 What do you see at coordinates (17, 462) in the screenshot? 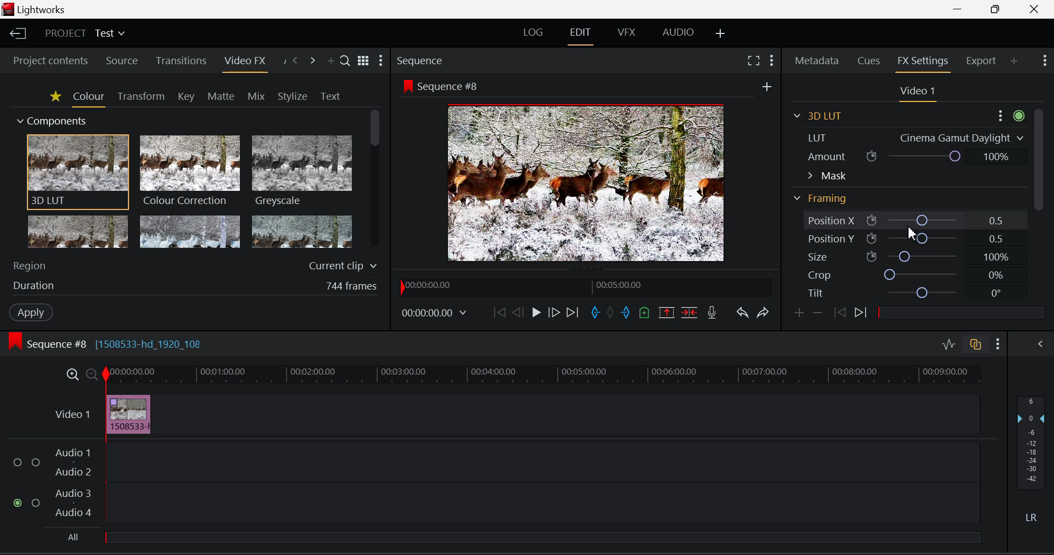
I see `Audio Input Checkbox` at bounding box center [17, 462].